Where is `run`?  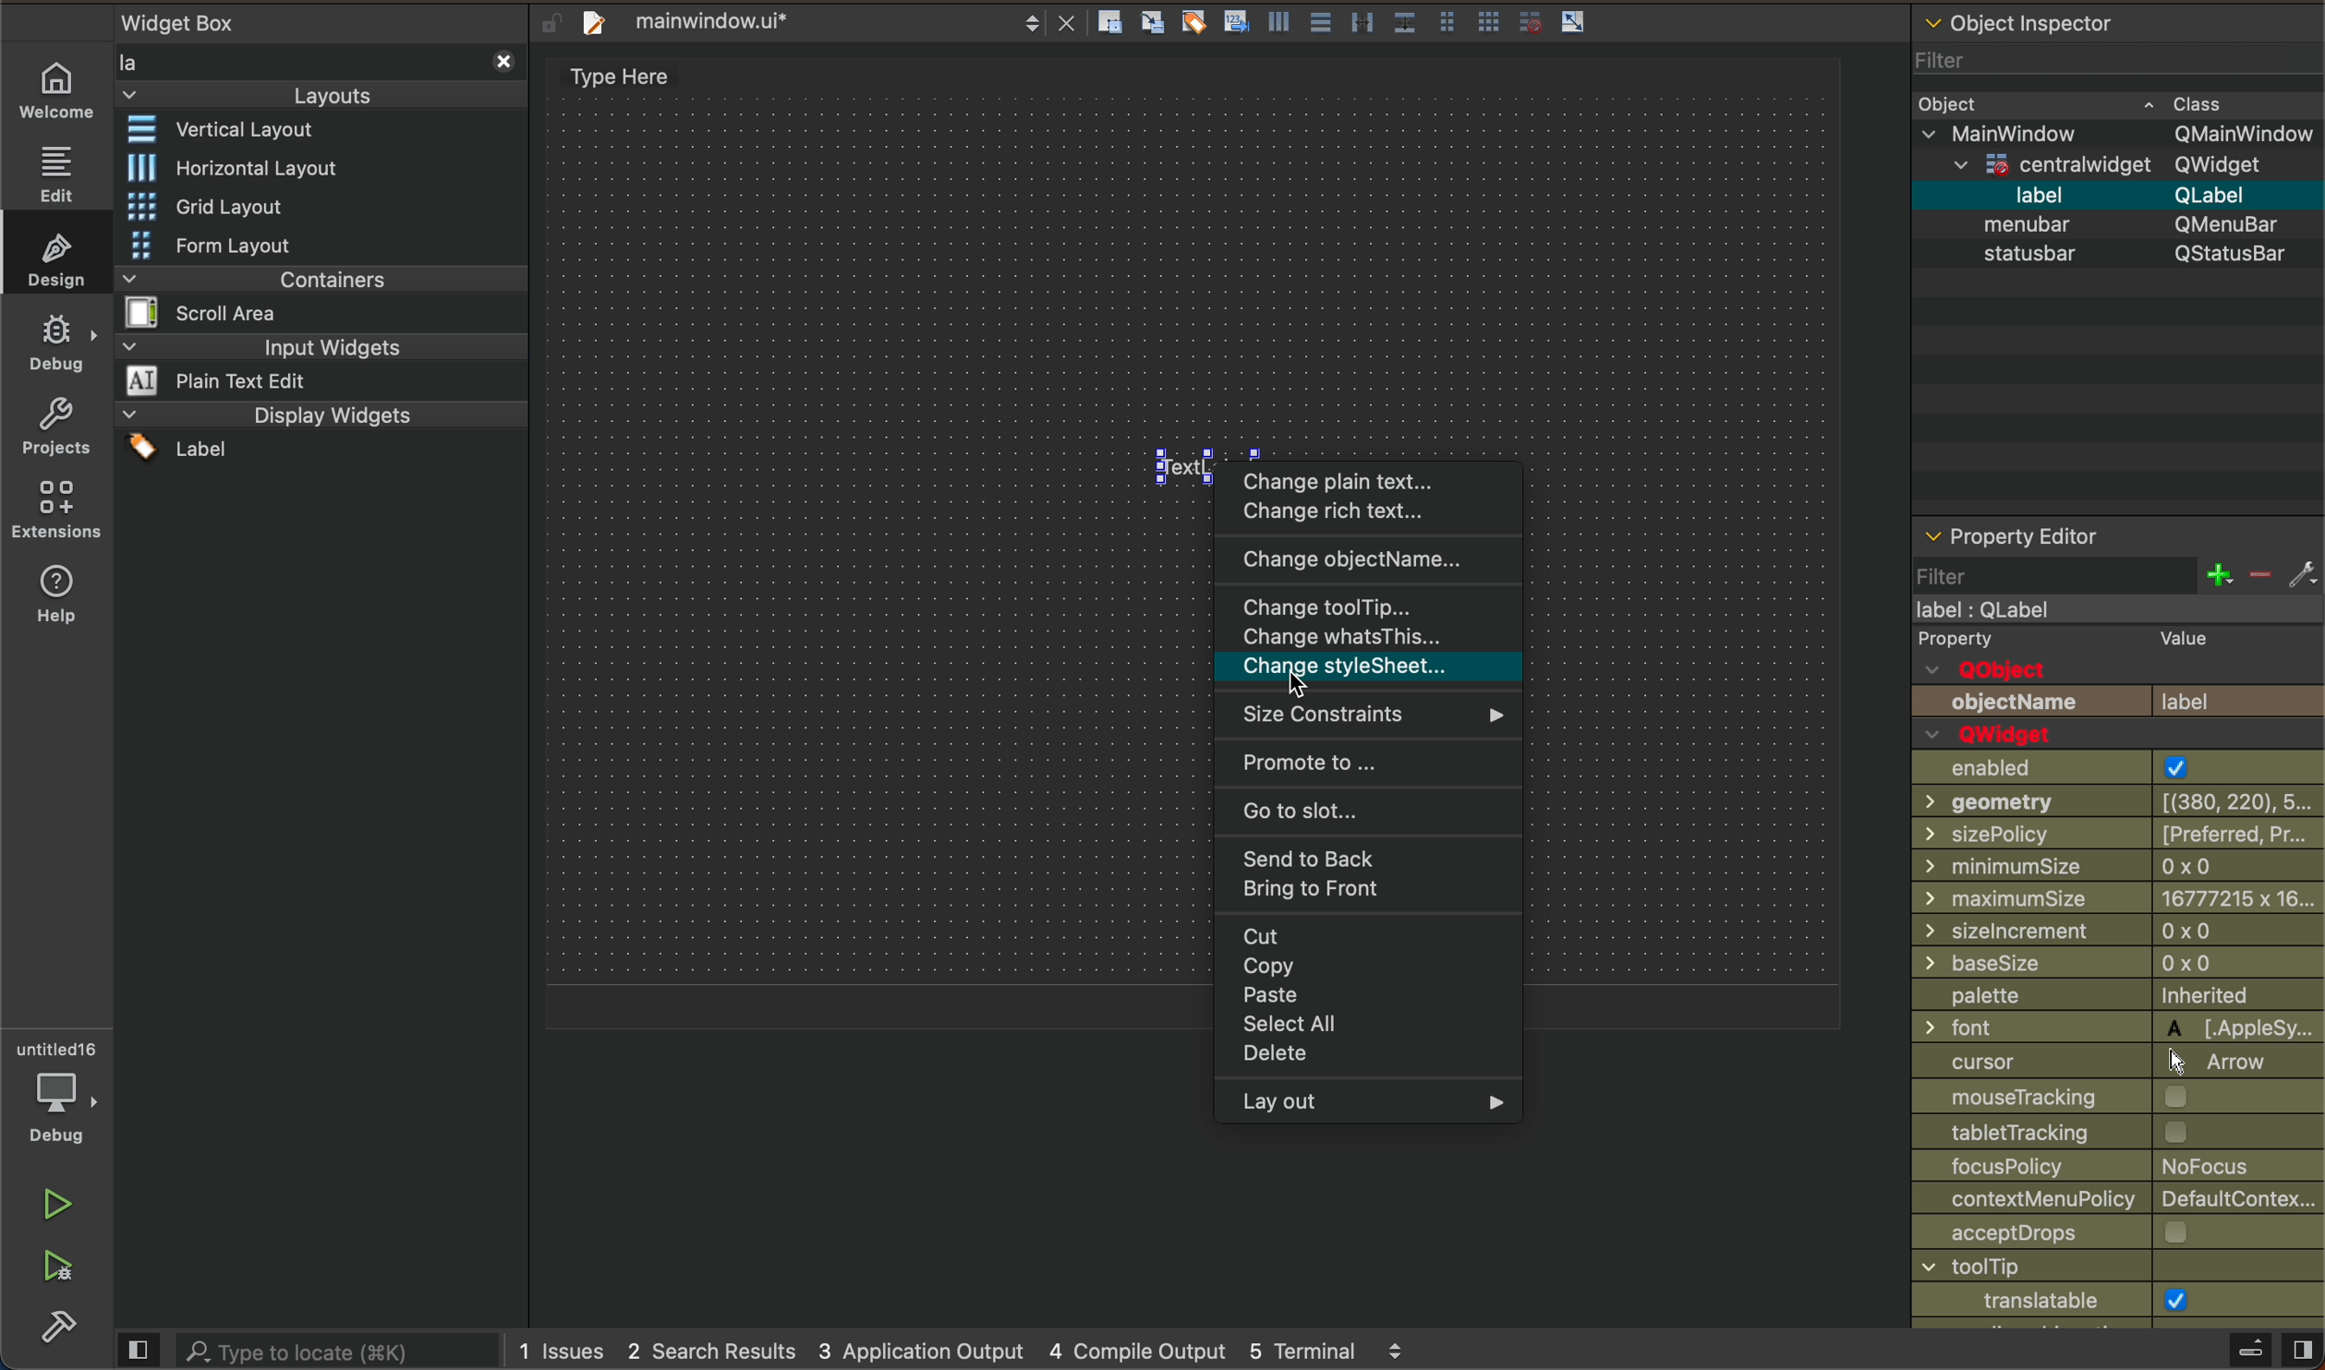
run is located at coordinates (58, 1202).